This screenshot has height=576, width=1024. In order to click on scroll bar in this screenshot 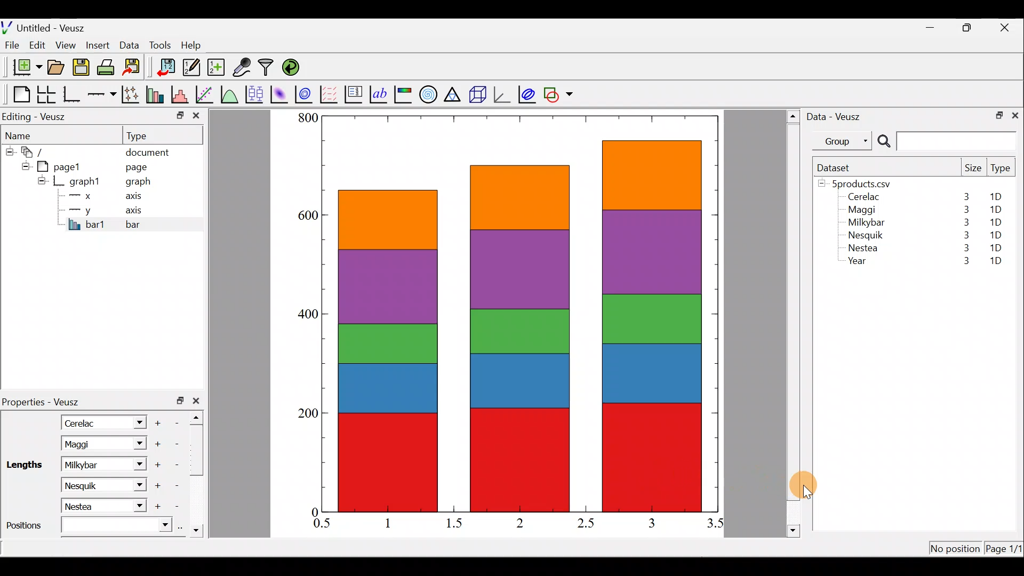, I will do `click(794, 322)`.